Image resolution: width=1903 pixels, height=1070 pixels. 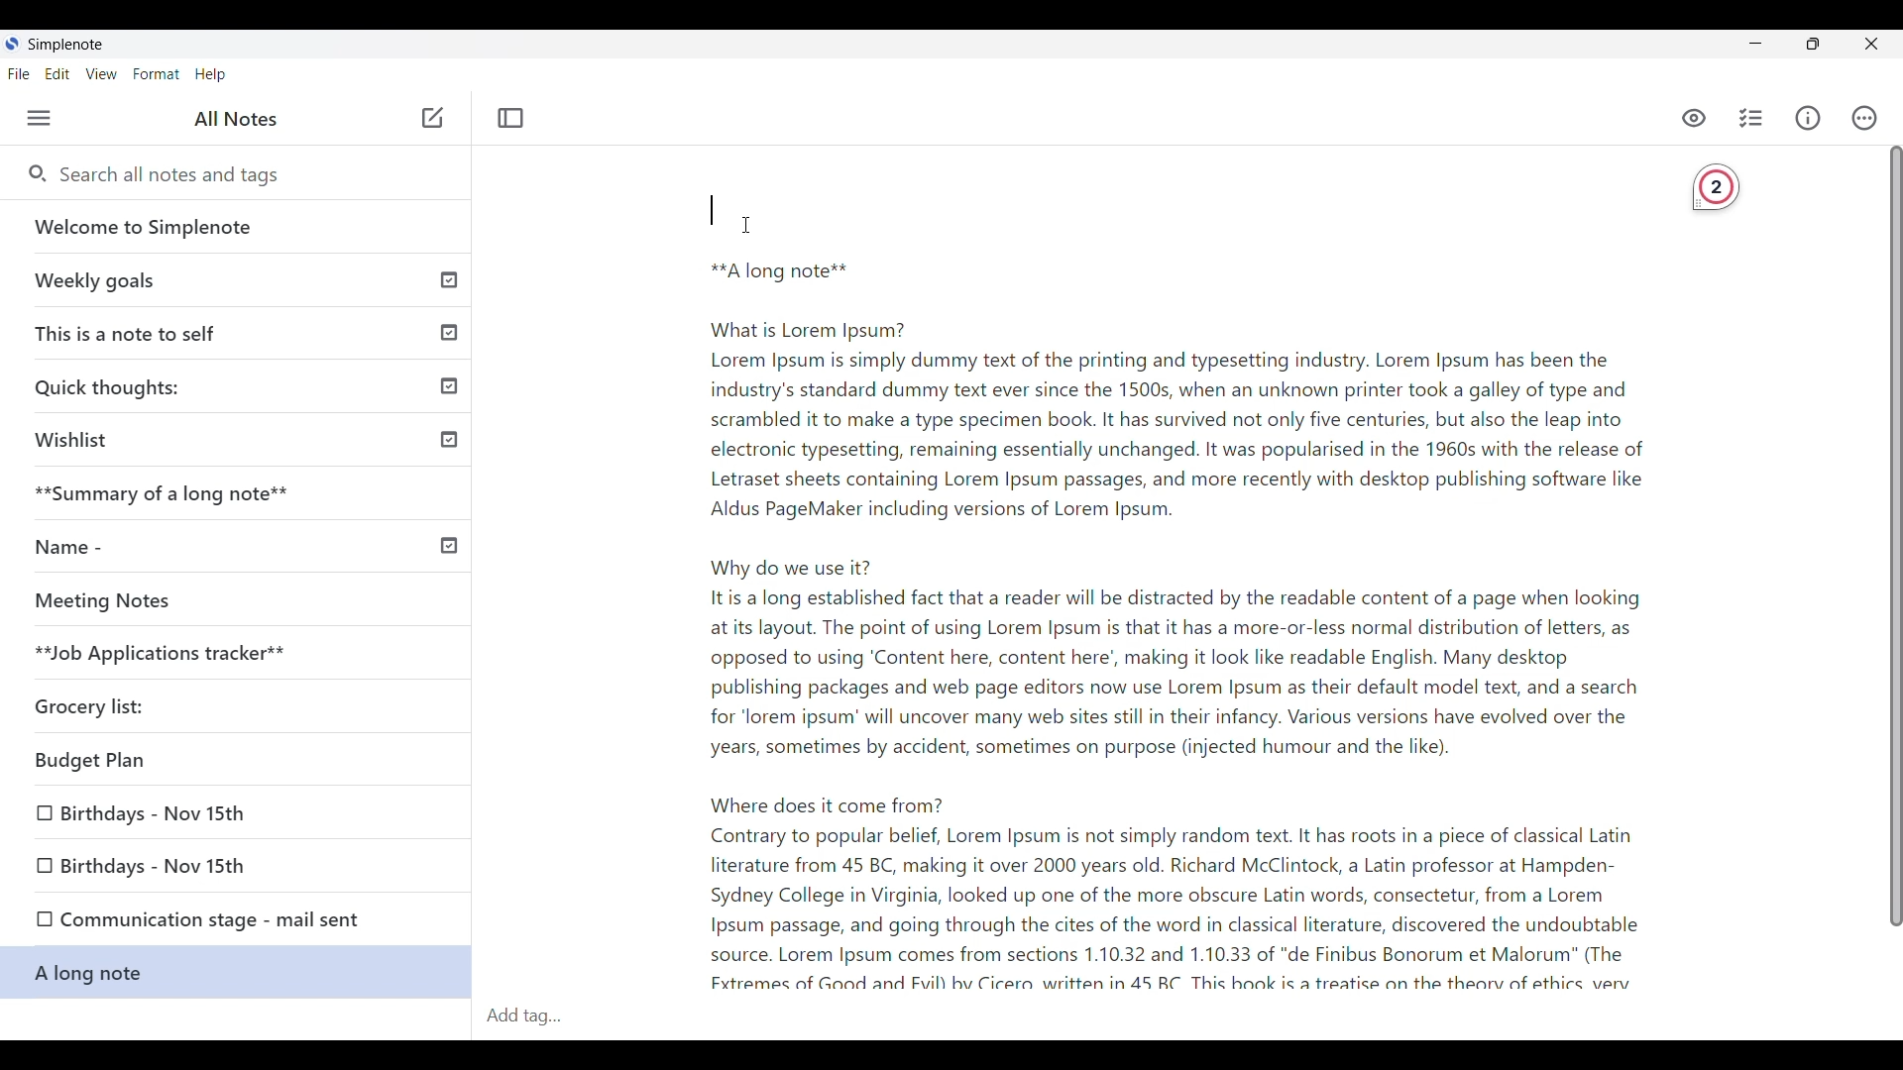 What do you see at coordinates (1814, 46) in the screenshot?
I see `Resize` at bounding box center [1814, 46].